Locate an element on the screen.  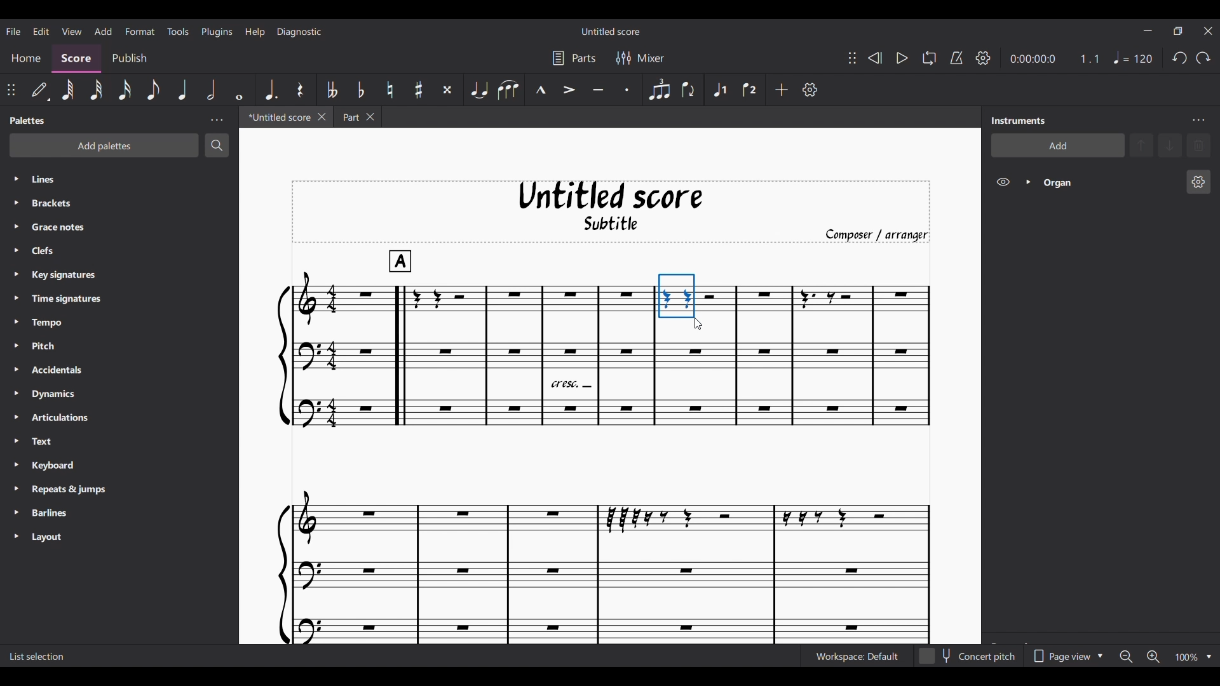
Toggle natural is located at coordinates (390, 90).